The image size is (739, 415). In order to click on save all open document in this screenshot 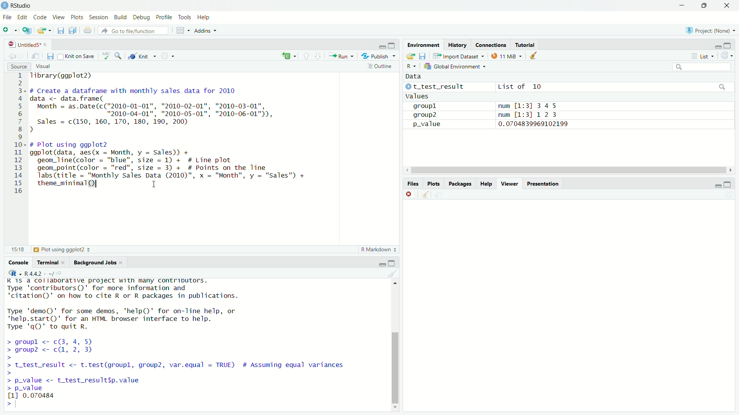, I will do `click(72, 30)`.